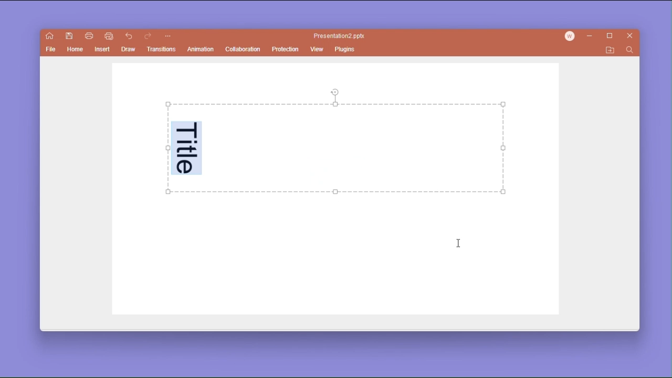 The height and width of the screenshot is (378, 672). I want to click on maximize, so click(612, 36).